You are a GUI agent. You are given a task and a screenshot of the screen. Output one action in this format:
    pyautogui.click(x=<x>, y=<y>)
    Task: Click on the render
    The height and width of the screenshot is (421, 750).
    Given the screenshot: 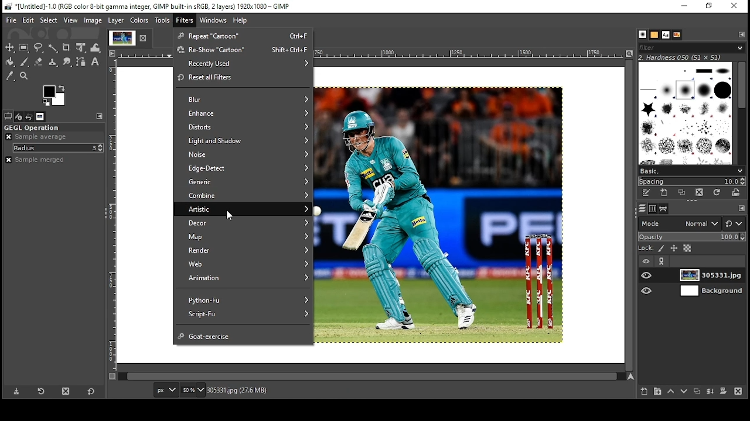 What is the action you would take?
    pyautogui.click(x=244, y=251)
    